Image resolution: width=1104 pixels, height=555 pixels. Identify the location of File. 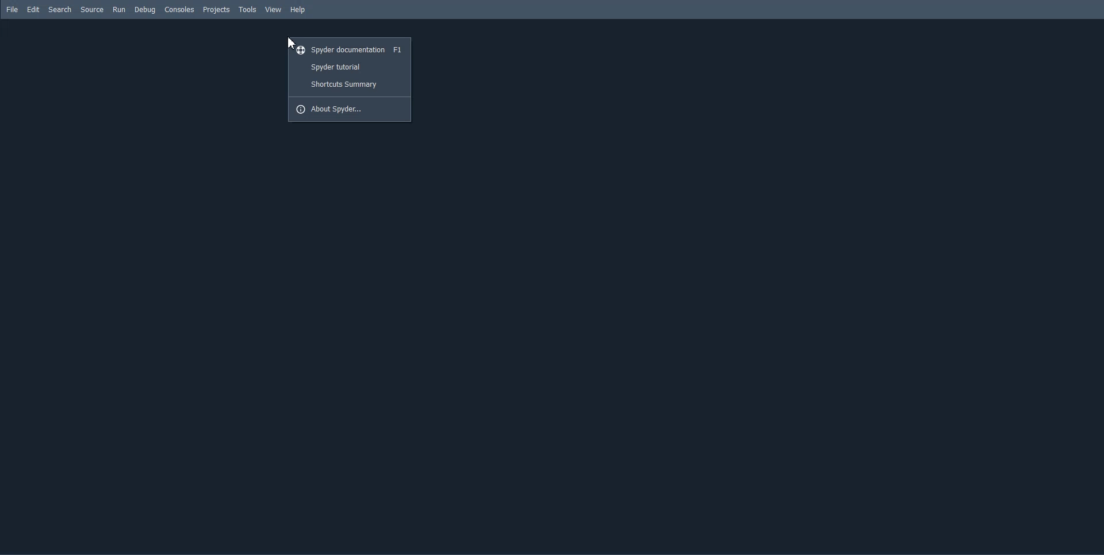
(13, 9).